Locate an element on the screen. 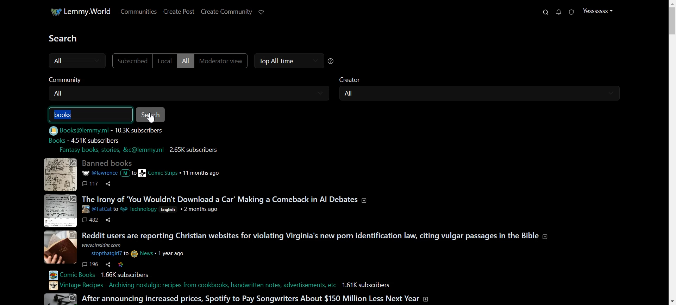 The width and height of the screenshot is (676, 305). All is located at coordinates (189, 61).